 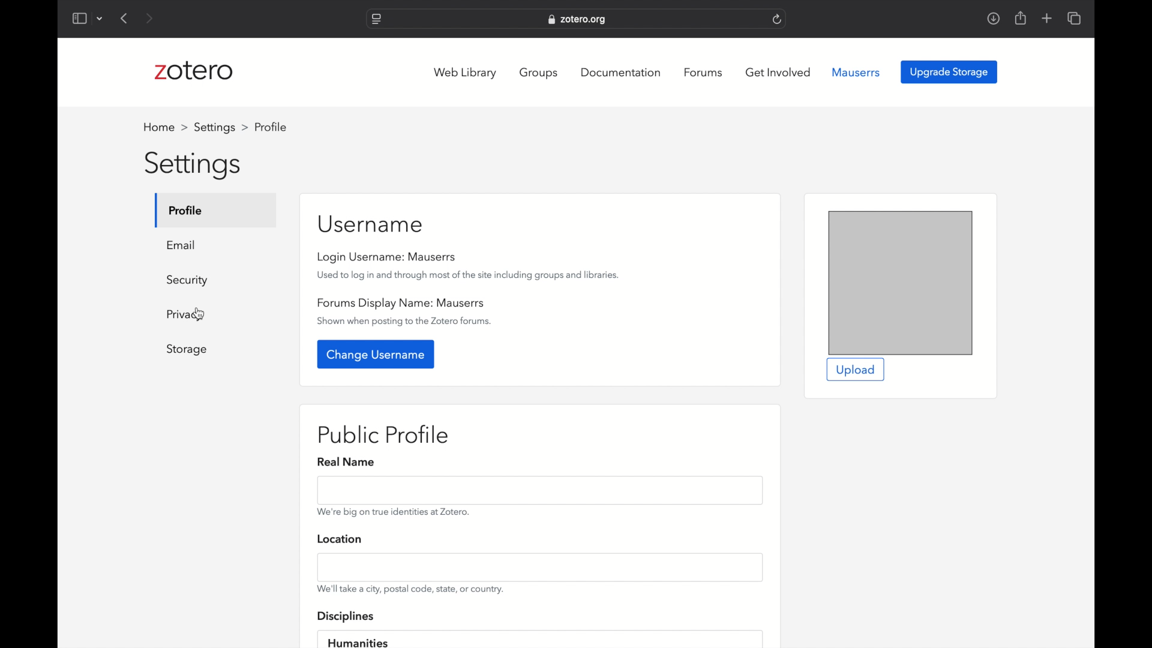 What do you see at coordinates (466, 73) in the screenshot?
I see `web library` at bounding box center [466, 73].